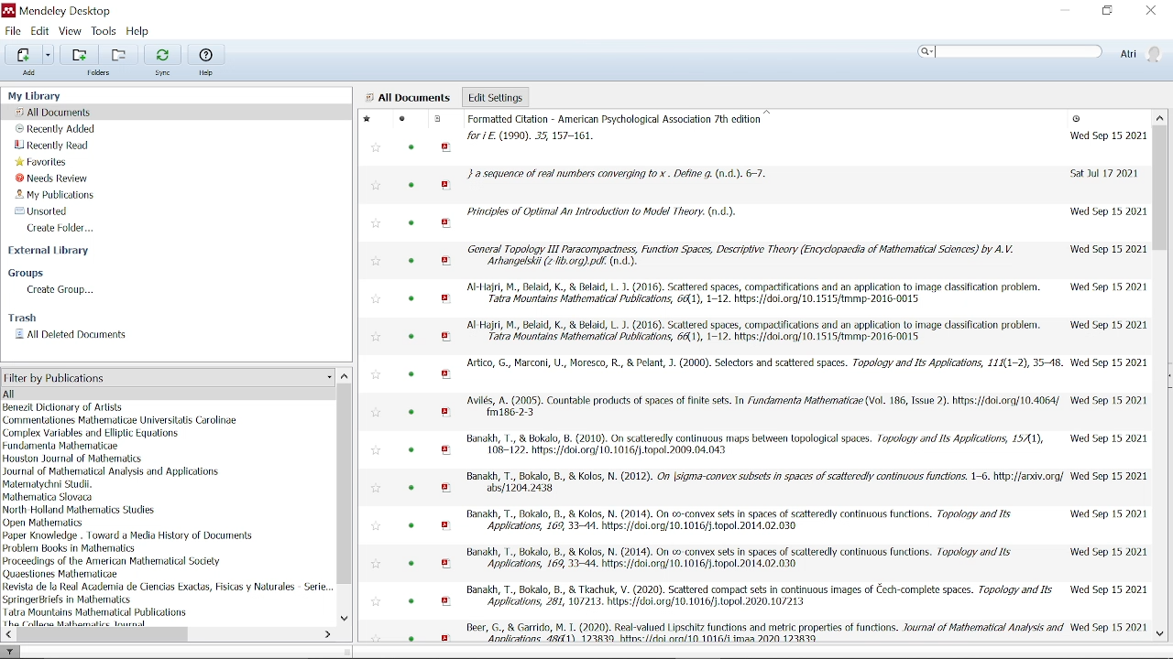  What do you see at coordinates (411, 374) in the screenshot?
I see `status` at bounding box center [411, 374].